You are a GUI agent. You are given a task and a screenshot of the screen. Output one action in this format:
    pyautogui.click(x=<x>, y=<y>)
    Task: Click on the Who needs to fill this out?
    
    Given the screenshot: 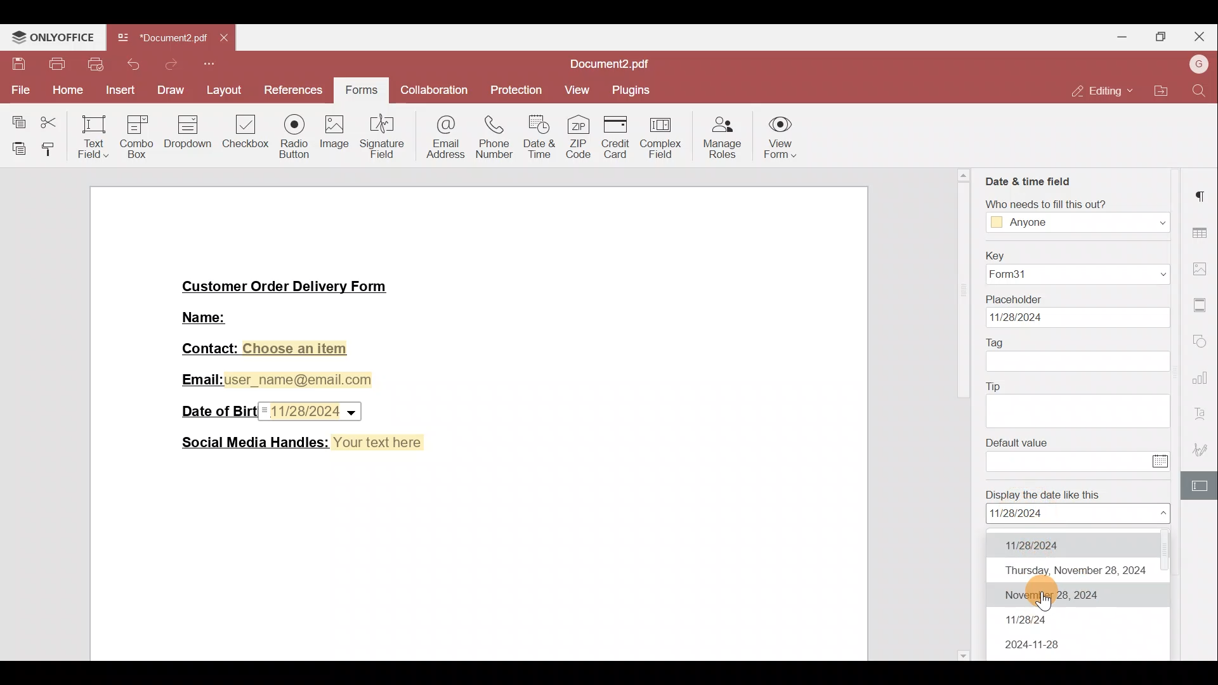 What is the action you would take?
    pyautogui.click(x=1047, y=203)
    